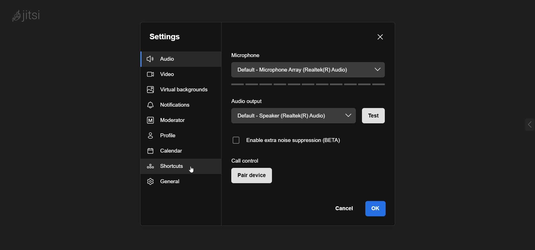 The width and height of the screenshot is (535, 250). Describe the element at coordinates (284, 116) in the screenshot. I see `Default - Speaker (Realtek(R) Audio)` at that location.